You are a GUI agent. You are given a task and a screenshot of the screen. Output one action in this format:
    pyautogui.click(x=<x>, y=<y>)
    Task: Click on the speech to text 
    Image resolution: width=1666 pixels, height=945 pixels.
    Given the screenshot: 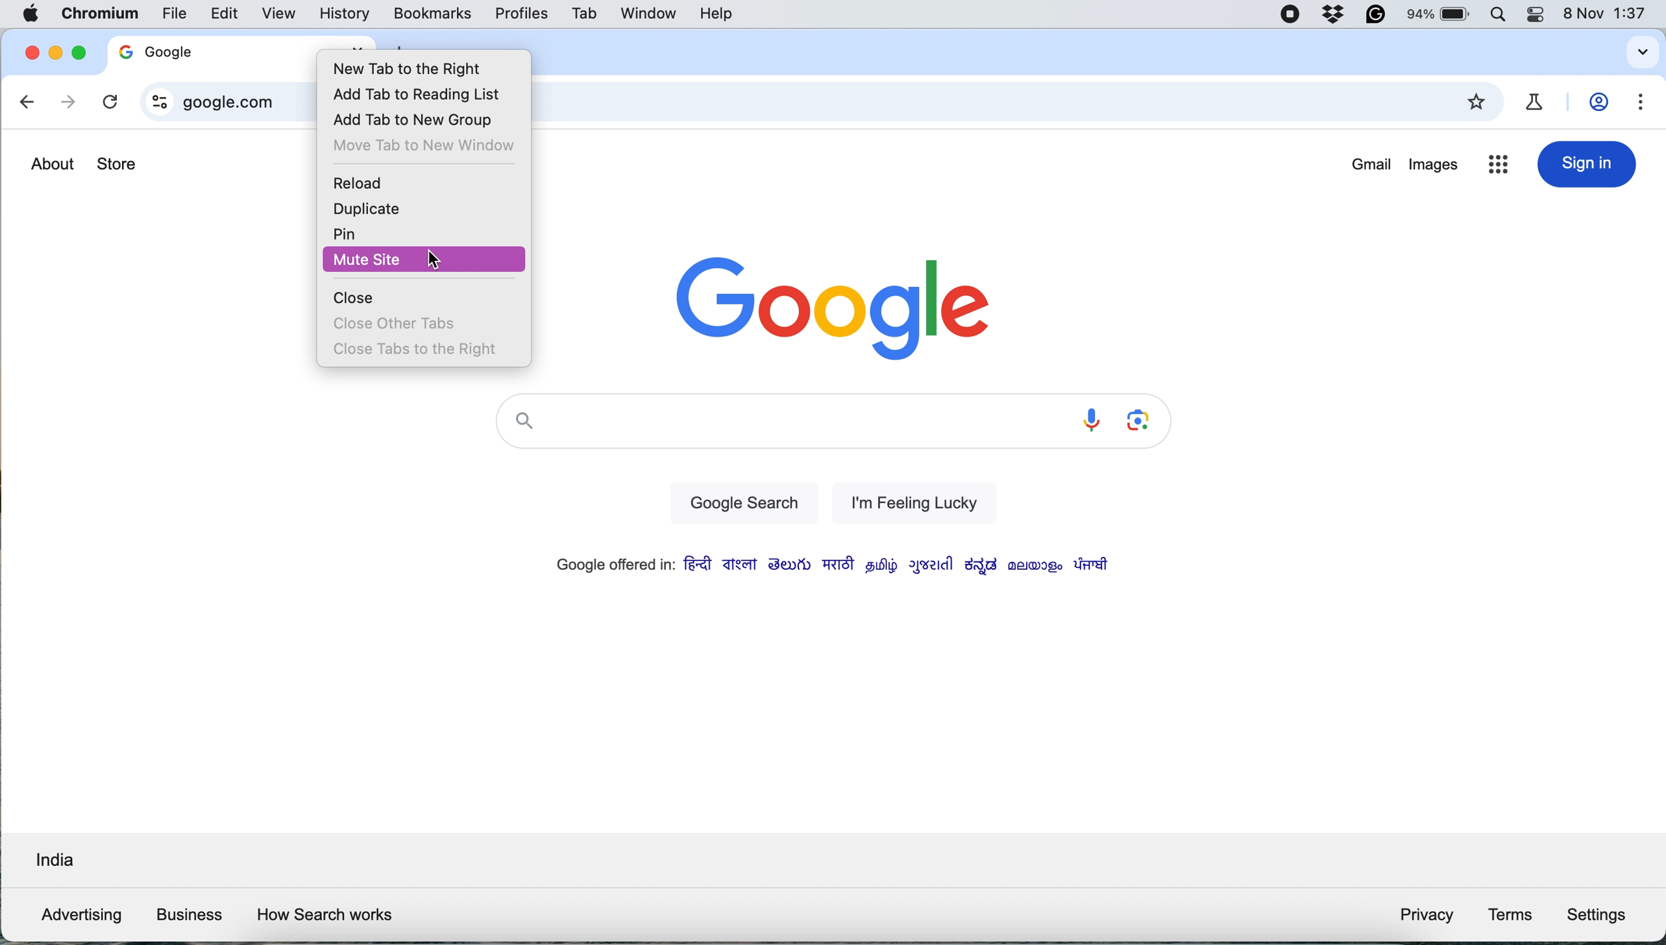 What is the action you would take?
    pyautogui.click(x=1090, y=420)
    